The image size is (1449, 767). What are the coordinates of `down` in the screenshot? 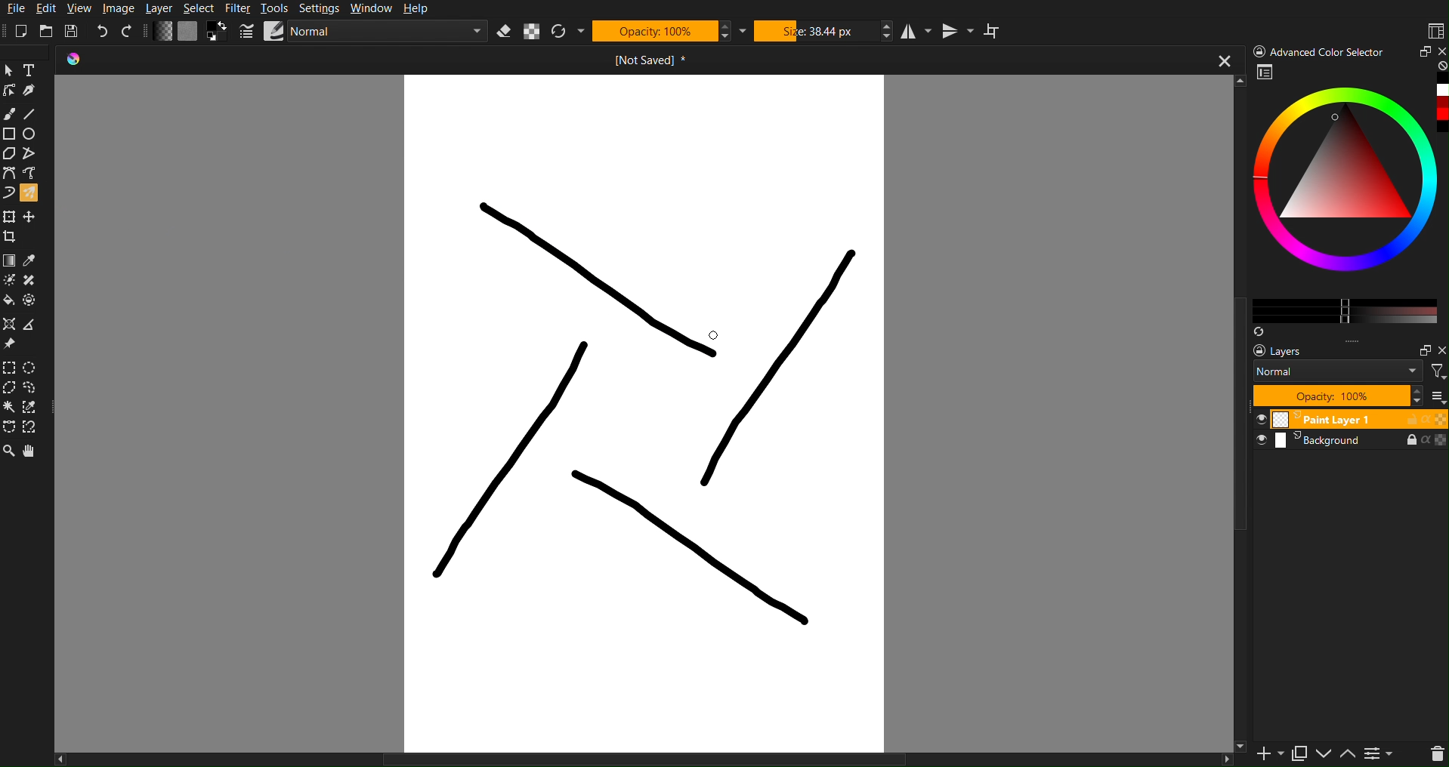 It's located at (1323, 755).